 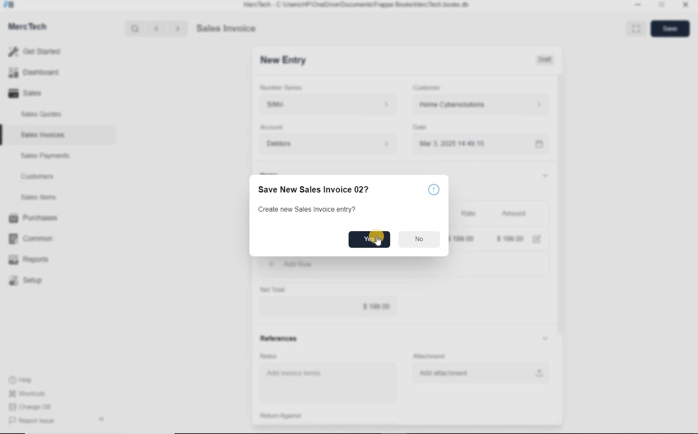 What do you see at coordinates (511, 238) in the screenshot?
I see `amount: $0.00` at bounding box center [511, 238].